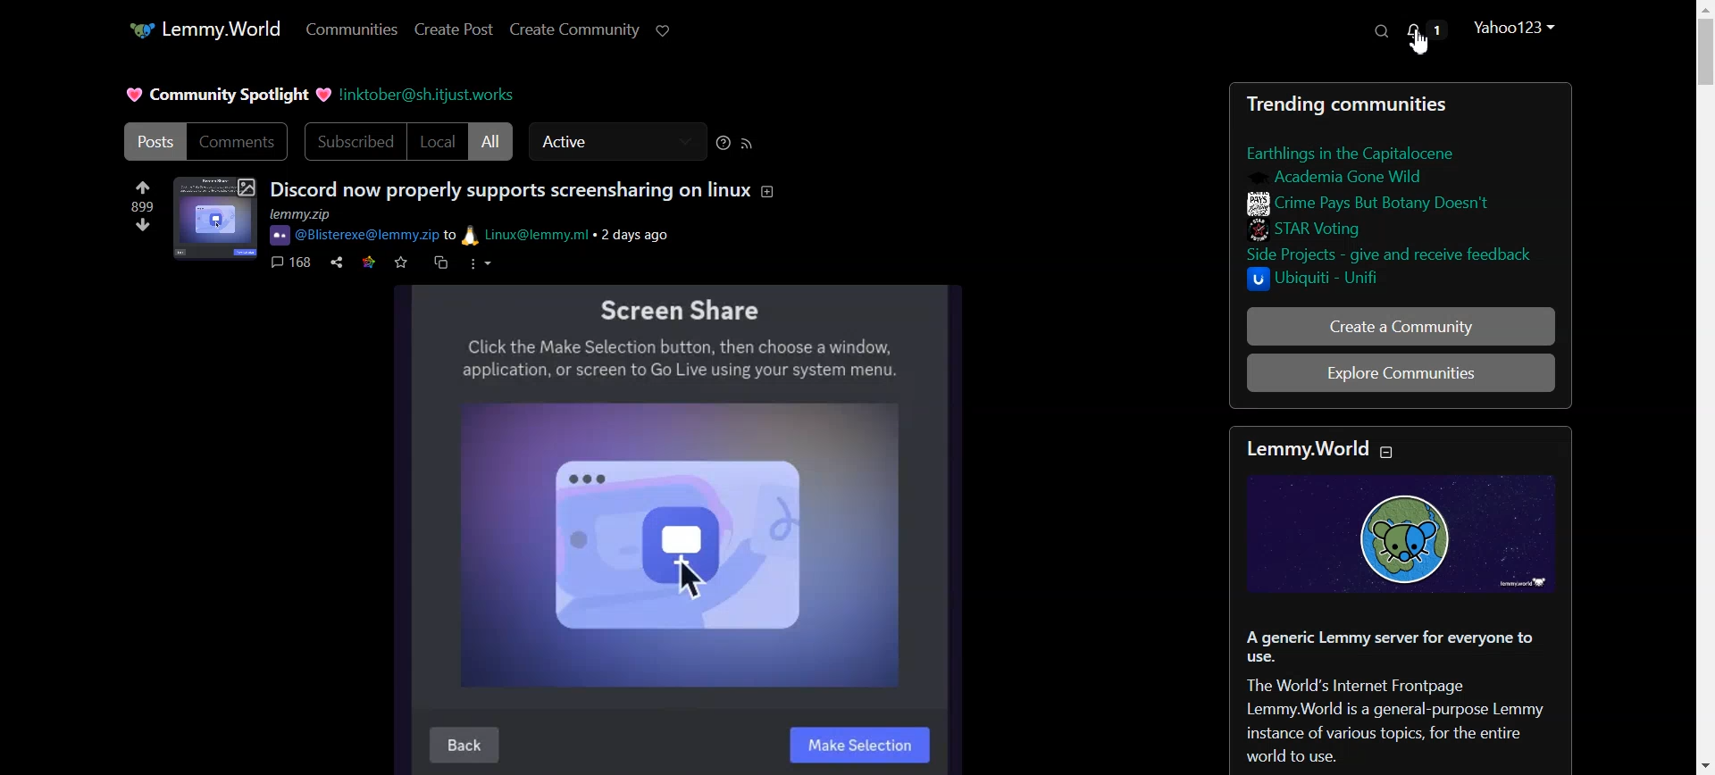  I want to click on All, so click(491, 140).